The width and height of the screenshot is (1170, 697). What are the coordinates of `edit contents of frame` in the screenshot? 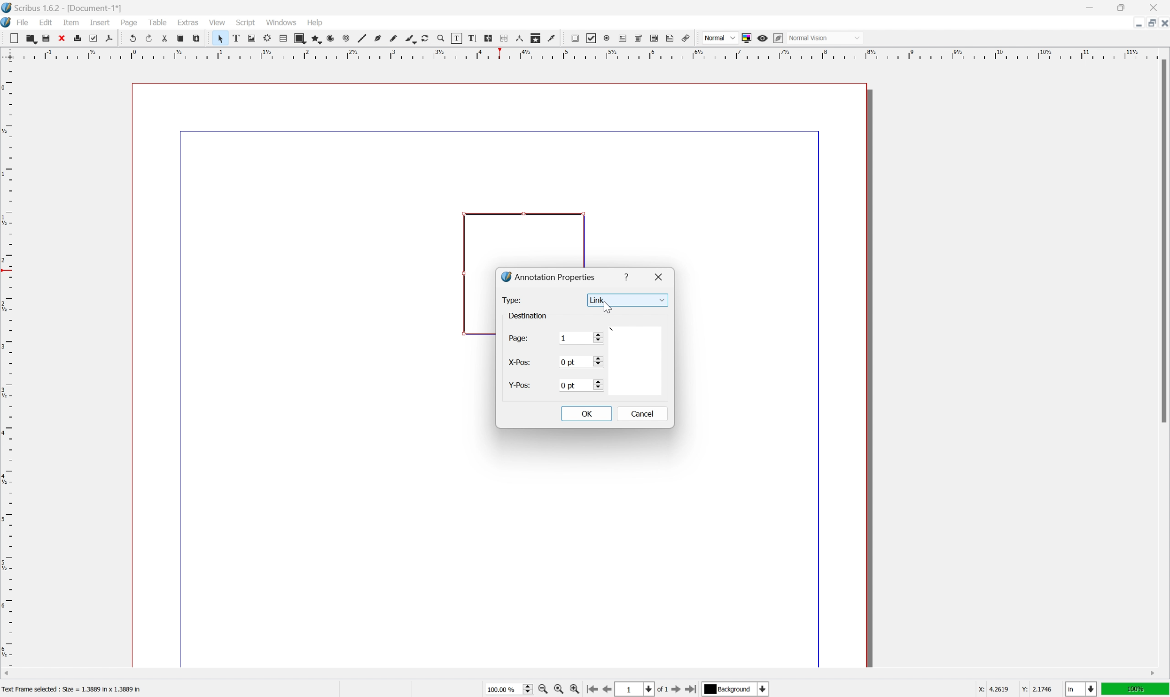 It's located at (456, 38).